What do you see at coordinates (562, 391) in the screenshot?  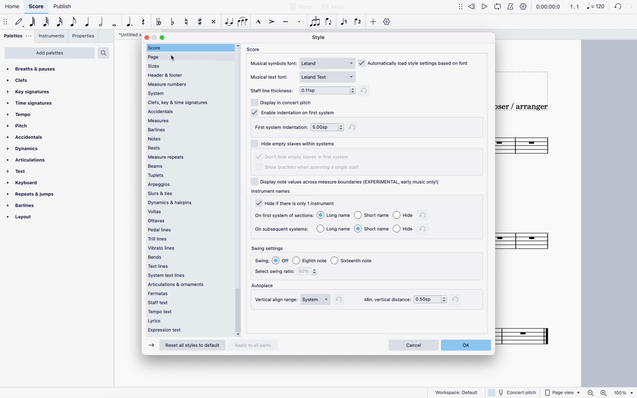 I see `page view` at bounding box center [562, 391].